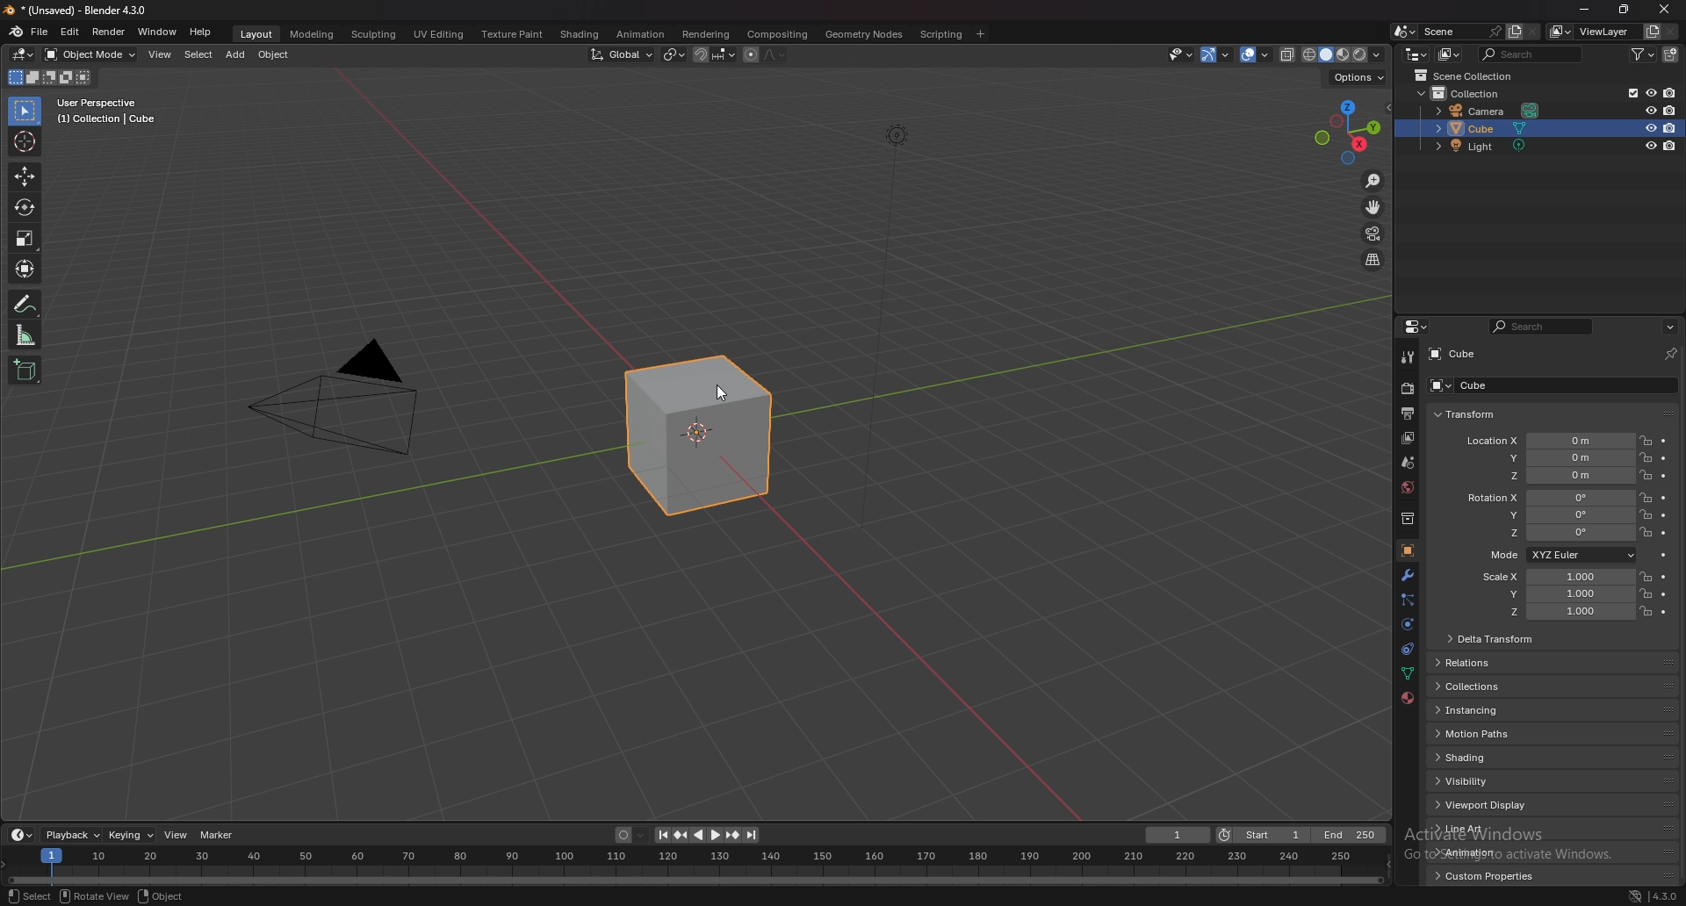 This screenshot has height=906, width=1686. I want to click on add view layer, so click(1651, 31).